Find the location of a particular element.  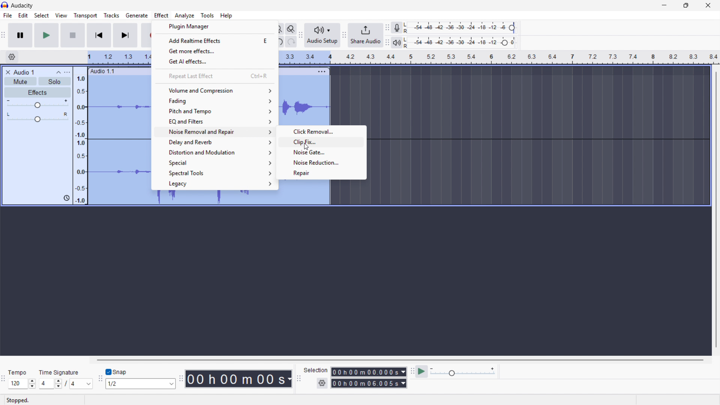

Generate is located at coordinates (136, 15).